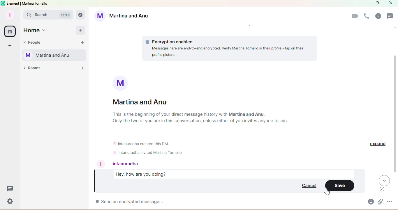 The image size is (398, 210). I want to click on Martina and Anu, so click(123, 15).